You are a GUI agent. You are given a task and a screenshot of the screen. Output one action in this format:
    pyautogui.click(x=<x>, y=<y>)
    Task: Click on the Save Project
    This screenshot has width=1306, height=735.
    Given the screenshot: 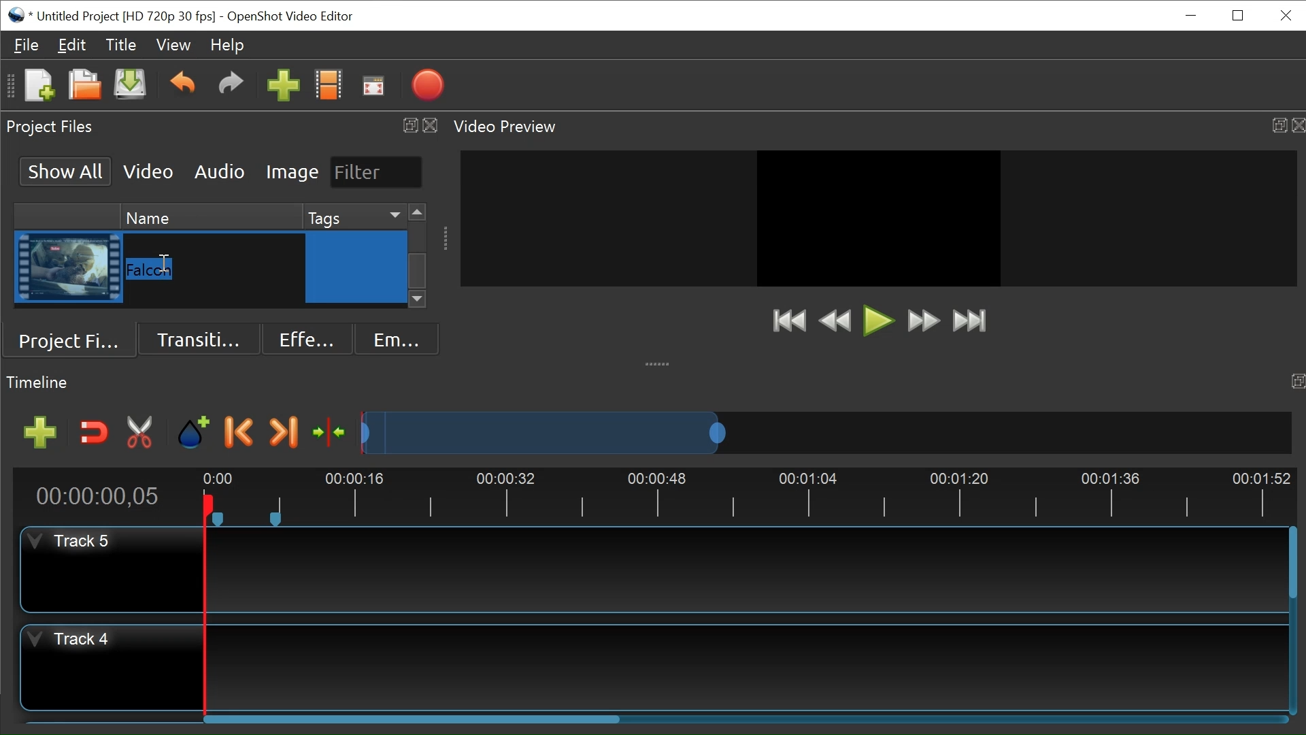 What is the action you would take?
    pyautogui.click(x=131, y=86)
    